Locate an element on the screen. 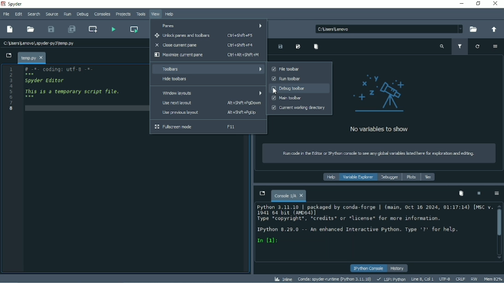  Browse a working directory is located at coordinates (472, 29).